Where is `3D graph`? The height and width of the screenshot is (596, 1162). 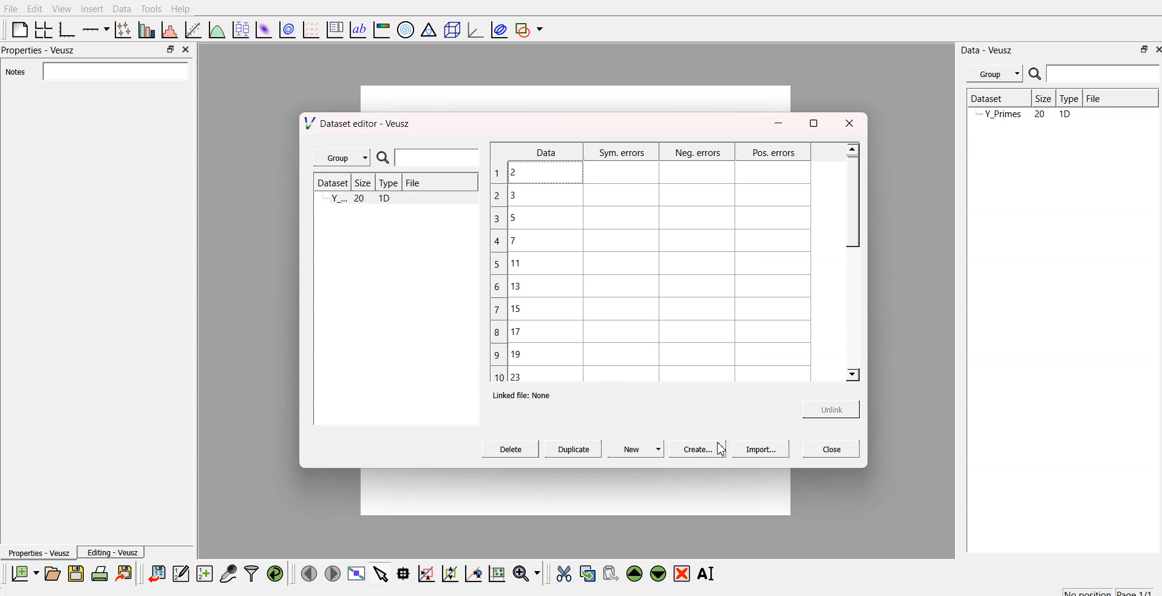
3D graph is located at coordinates (474, 30).